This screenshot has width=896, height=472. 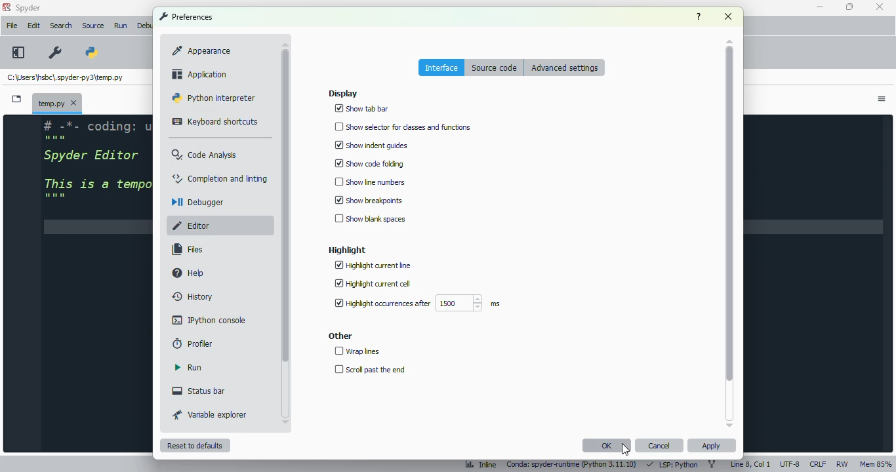 What do you see at coordinates (93, 51) in the screenshot?
I see `PYTHONPATH manager` at bounding box center [93, 51].